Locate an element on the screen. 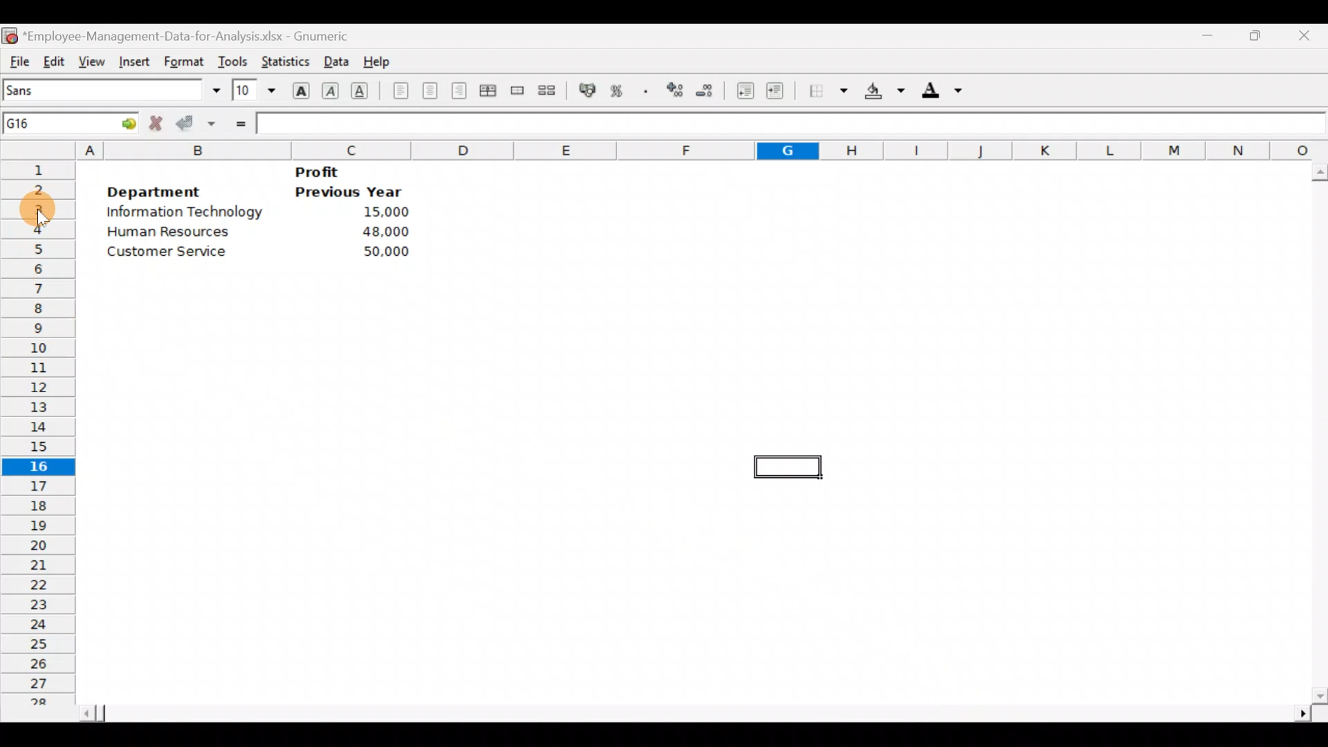  Enter formula is located at coordinates (239, 122).